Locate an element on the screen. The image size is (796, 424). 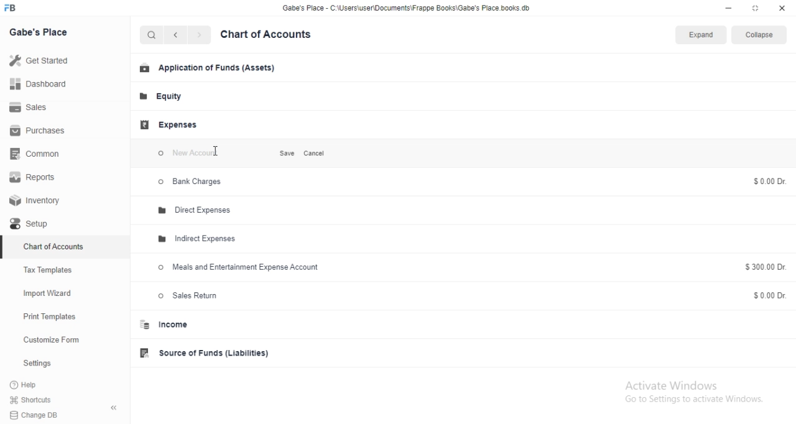
Application of Funds (Assets) is located at coordinates (206, 69).